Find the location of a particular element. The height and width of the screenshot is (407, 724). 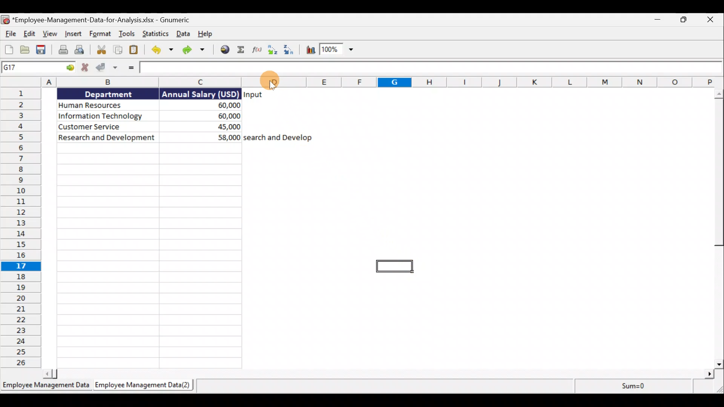

Print the current file is located at coordinates (62, 50).